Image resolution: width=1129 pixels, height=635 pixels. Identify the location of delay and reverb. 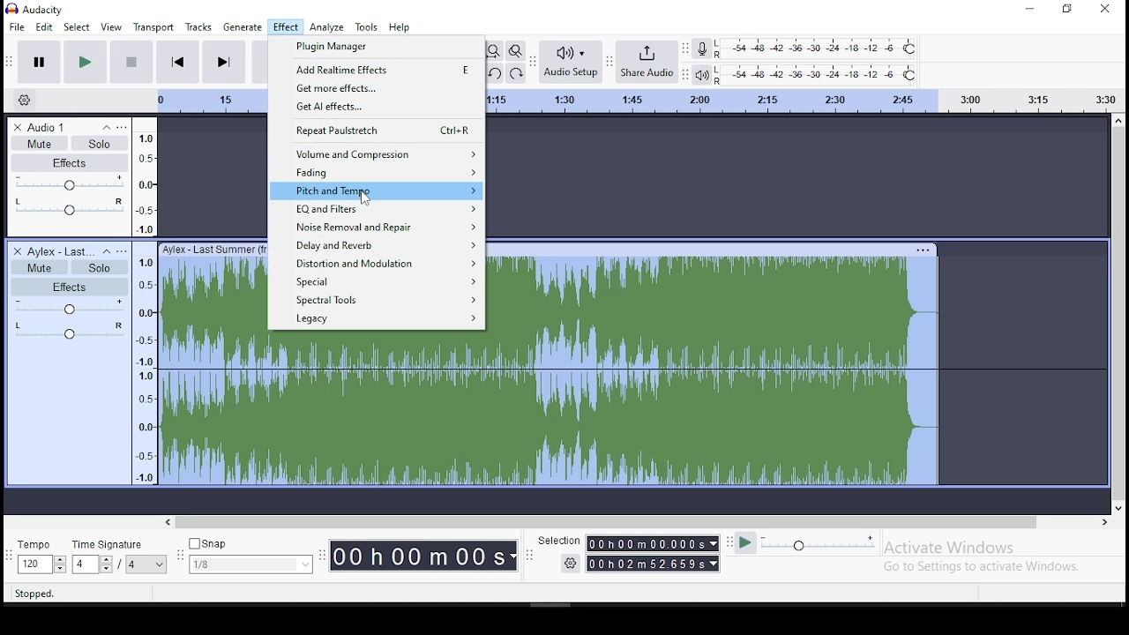
(377, 246).